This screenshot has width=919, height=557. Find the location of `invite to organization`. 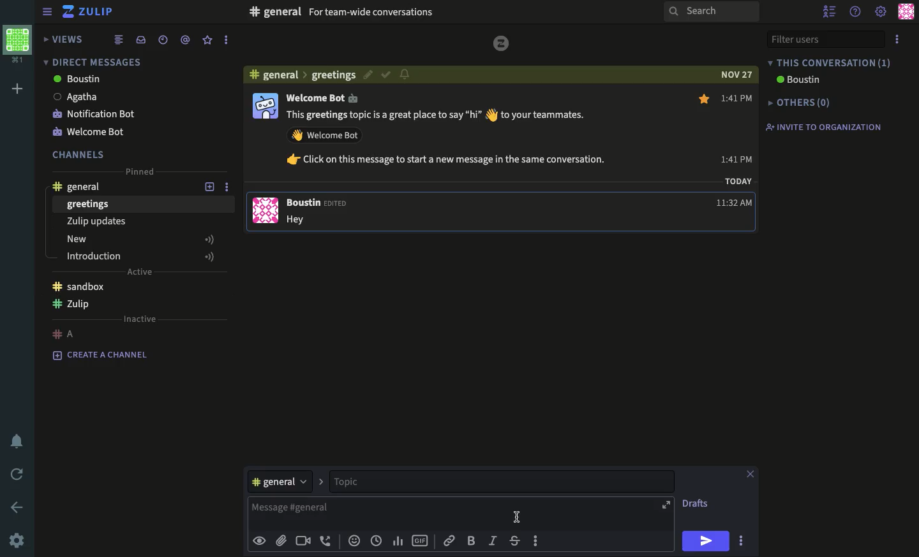

invite to organization is located at coordinates (821, 126).